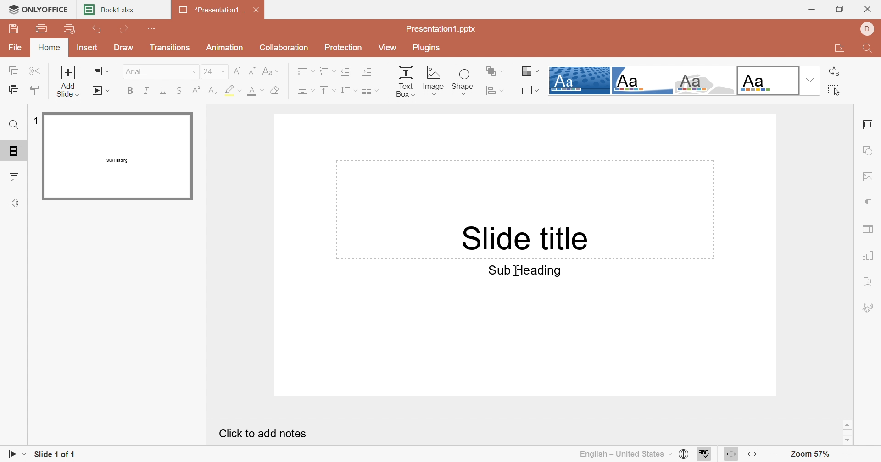 This screenshot has height=462, width=881. I want to click on Italic, so click(148, 90).